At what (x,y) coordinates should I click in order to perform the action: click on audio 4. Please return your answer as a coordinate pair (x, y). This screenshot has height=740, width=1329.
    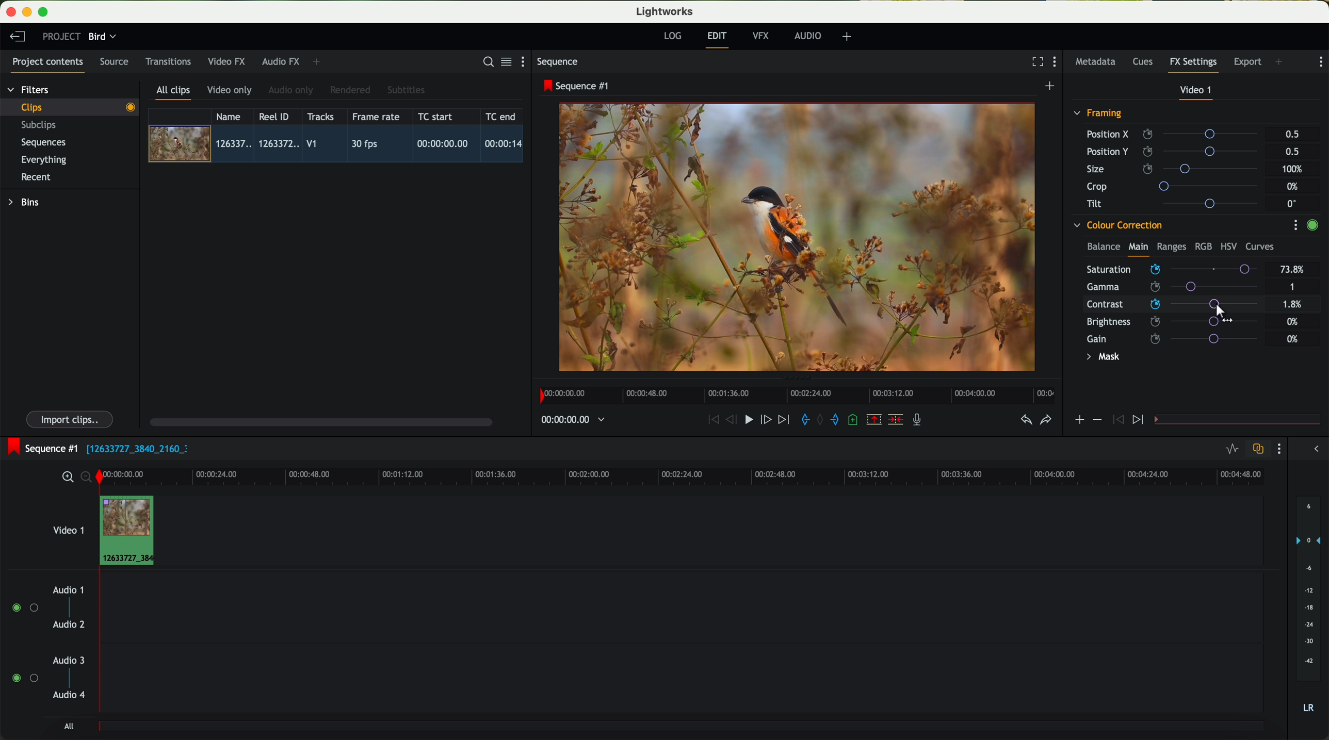
    Looking at the image, I should click on (70, 695).